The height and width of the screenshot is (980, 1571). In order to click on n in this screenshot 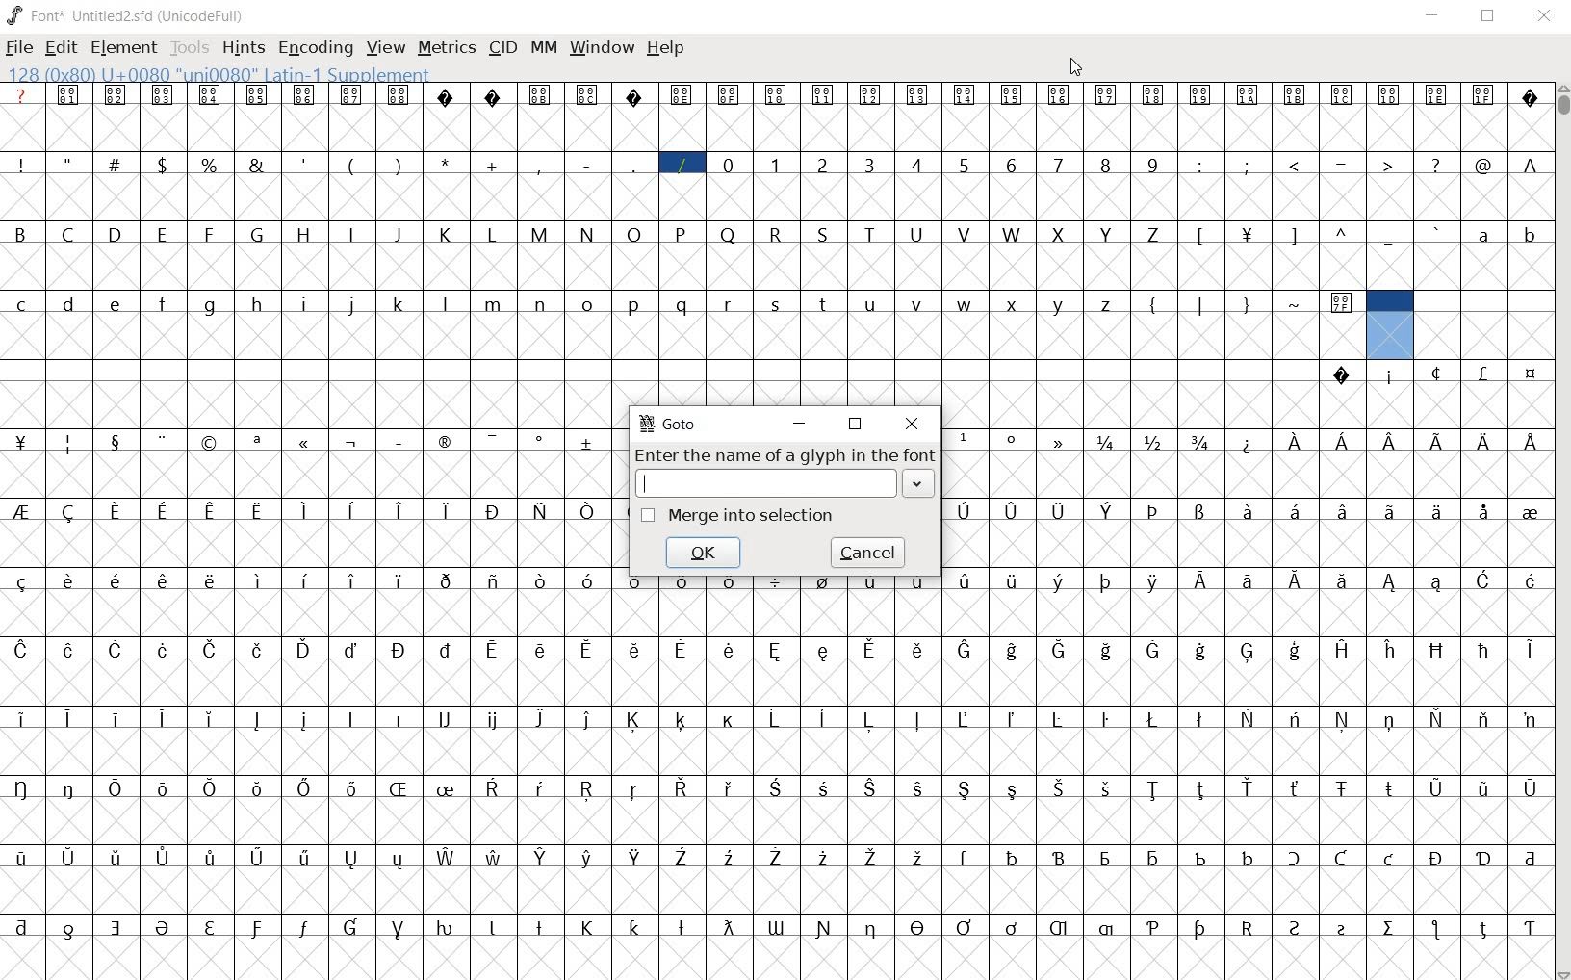, I will do `click(542, 302)`.